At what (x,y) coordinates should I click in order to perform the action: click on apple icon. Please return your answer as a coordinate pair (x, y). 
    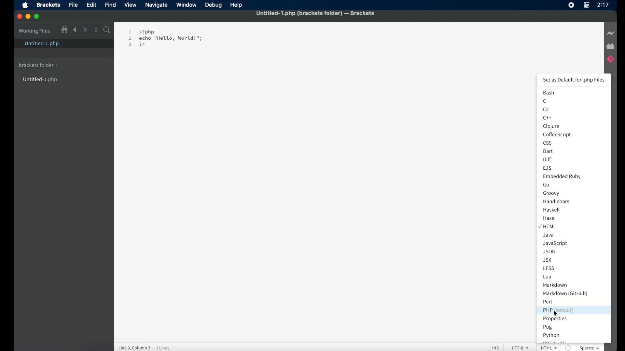
    Looking at the image, I should click on (25, 5).